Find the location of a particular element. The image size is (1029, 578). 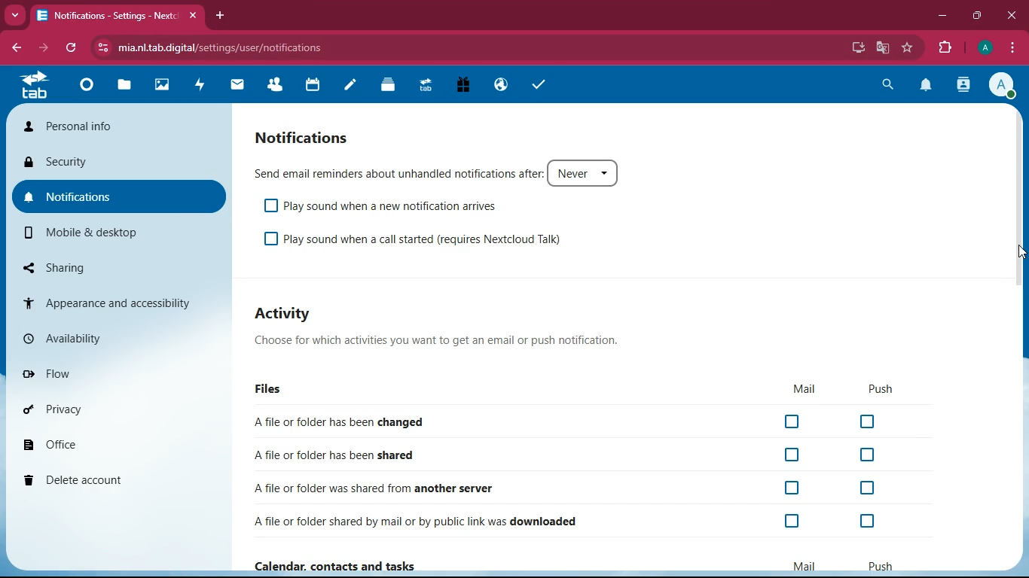

off is located at coordinates (793, 421).